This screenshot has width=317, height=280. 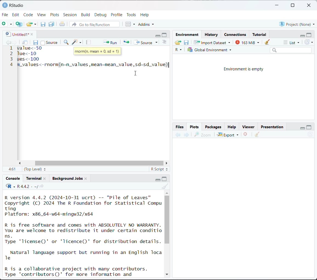 What do you see at coordinates (309, 127) in the screenshot?
I see `maximize` at bounding box center [309, 127].